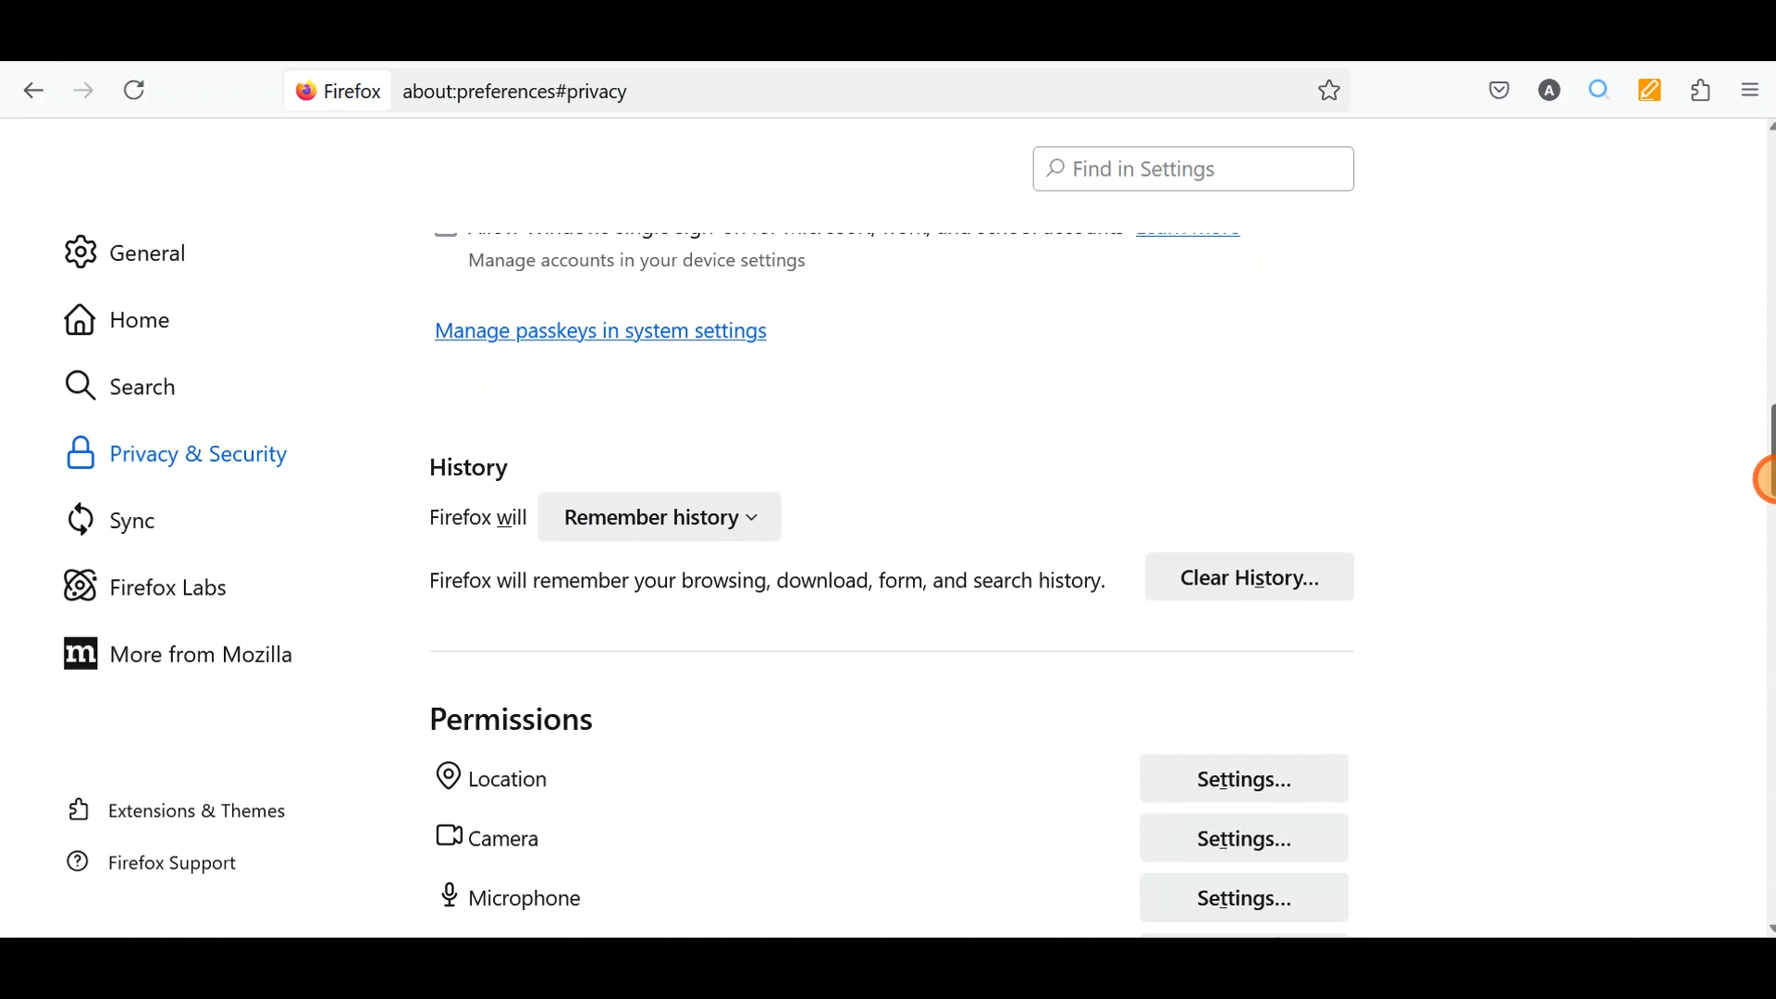  I want to click on Drag to, so click(1748, 483).